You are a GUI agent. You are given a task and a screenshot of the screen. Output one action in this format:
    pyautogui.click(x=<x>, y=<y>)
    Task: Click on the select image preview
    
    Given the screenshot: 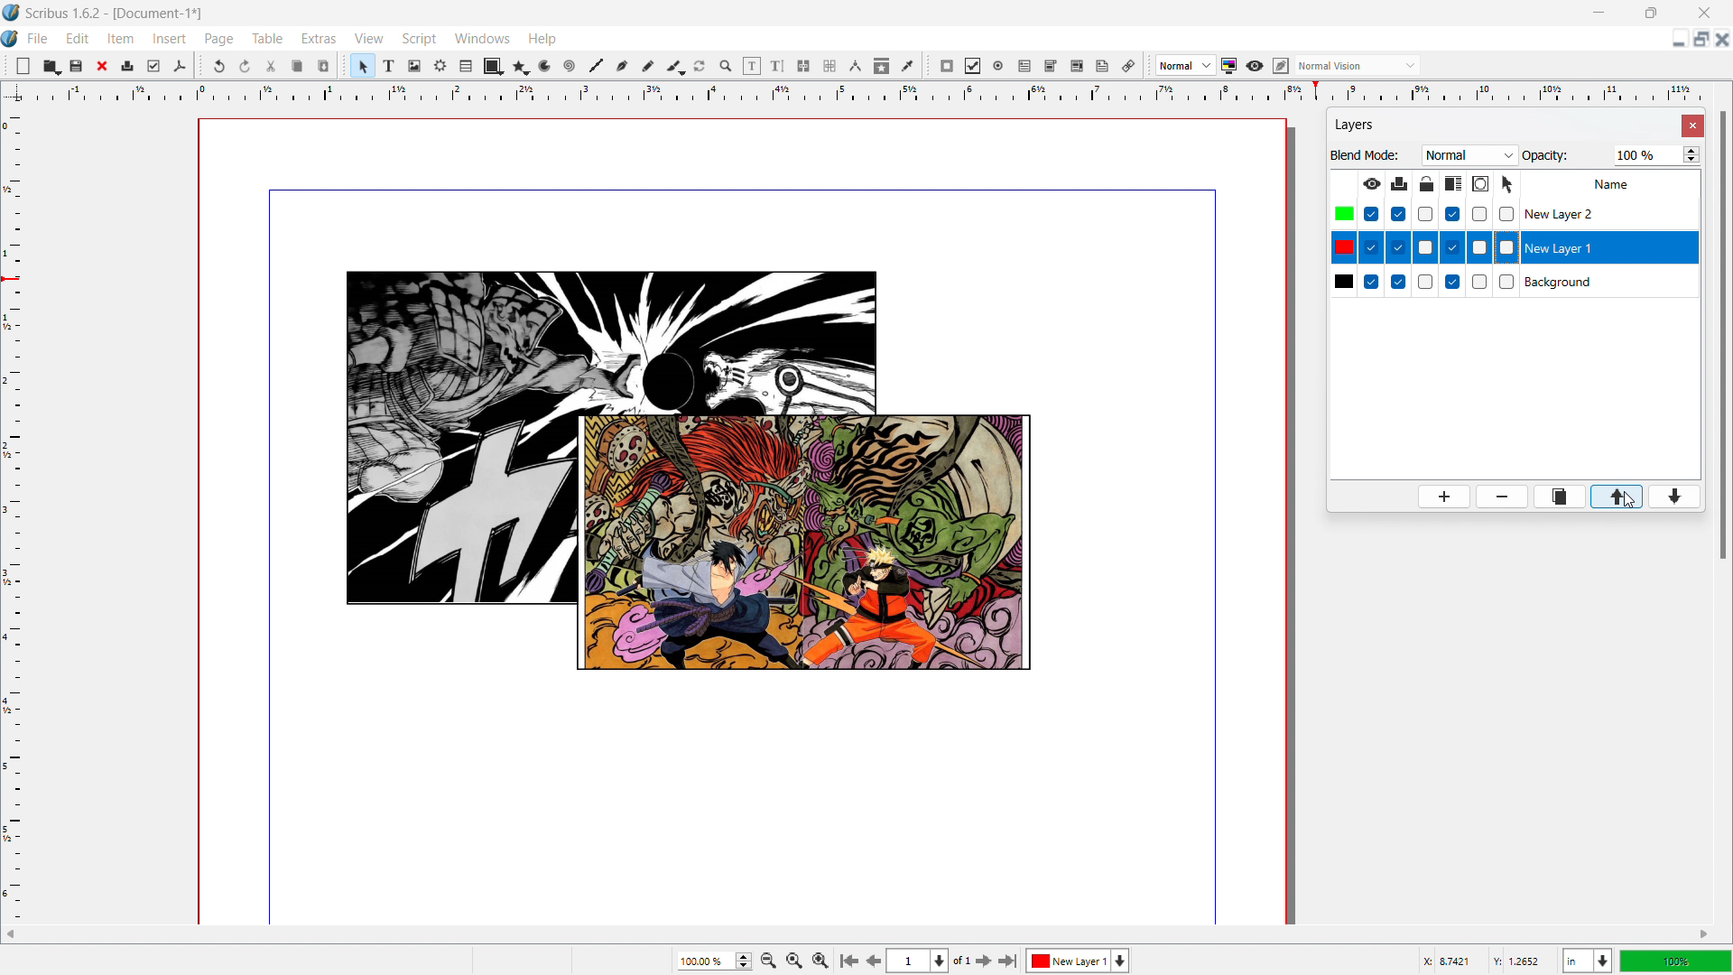 What is the action you would take?
    pyautogui.click(x=1186, y=65)
    